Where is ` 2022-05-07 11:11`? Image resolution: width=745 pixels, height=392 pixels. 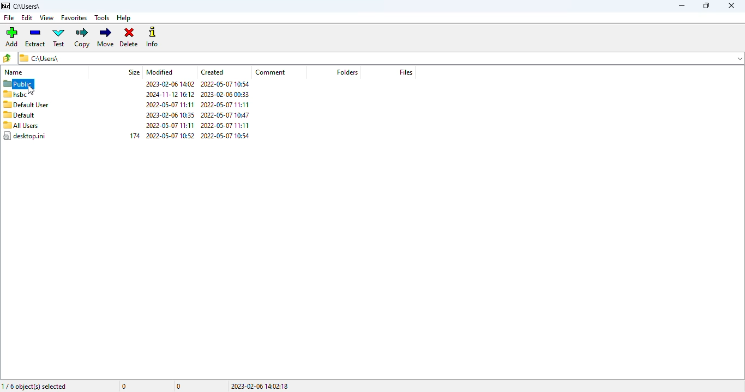  2022-05-07 11:11 is located at coordinates (229, 125).